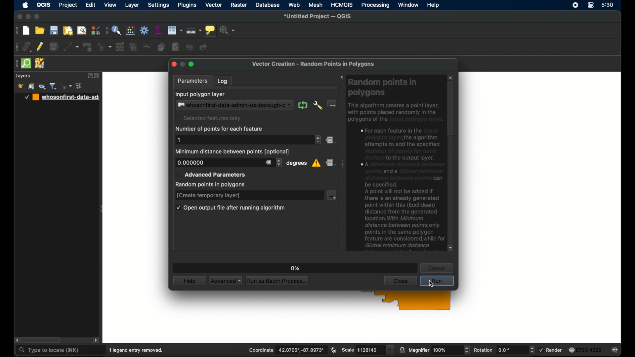  I want to click on polygon feature, so click(87, 47).